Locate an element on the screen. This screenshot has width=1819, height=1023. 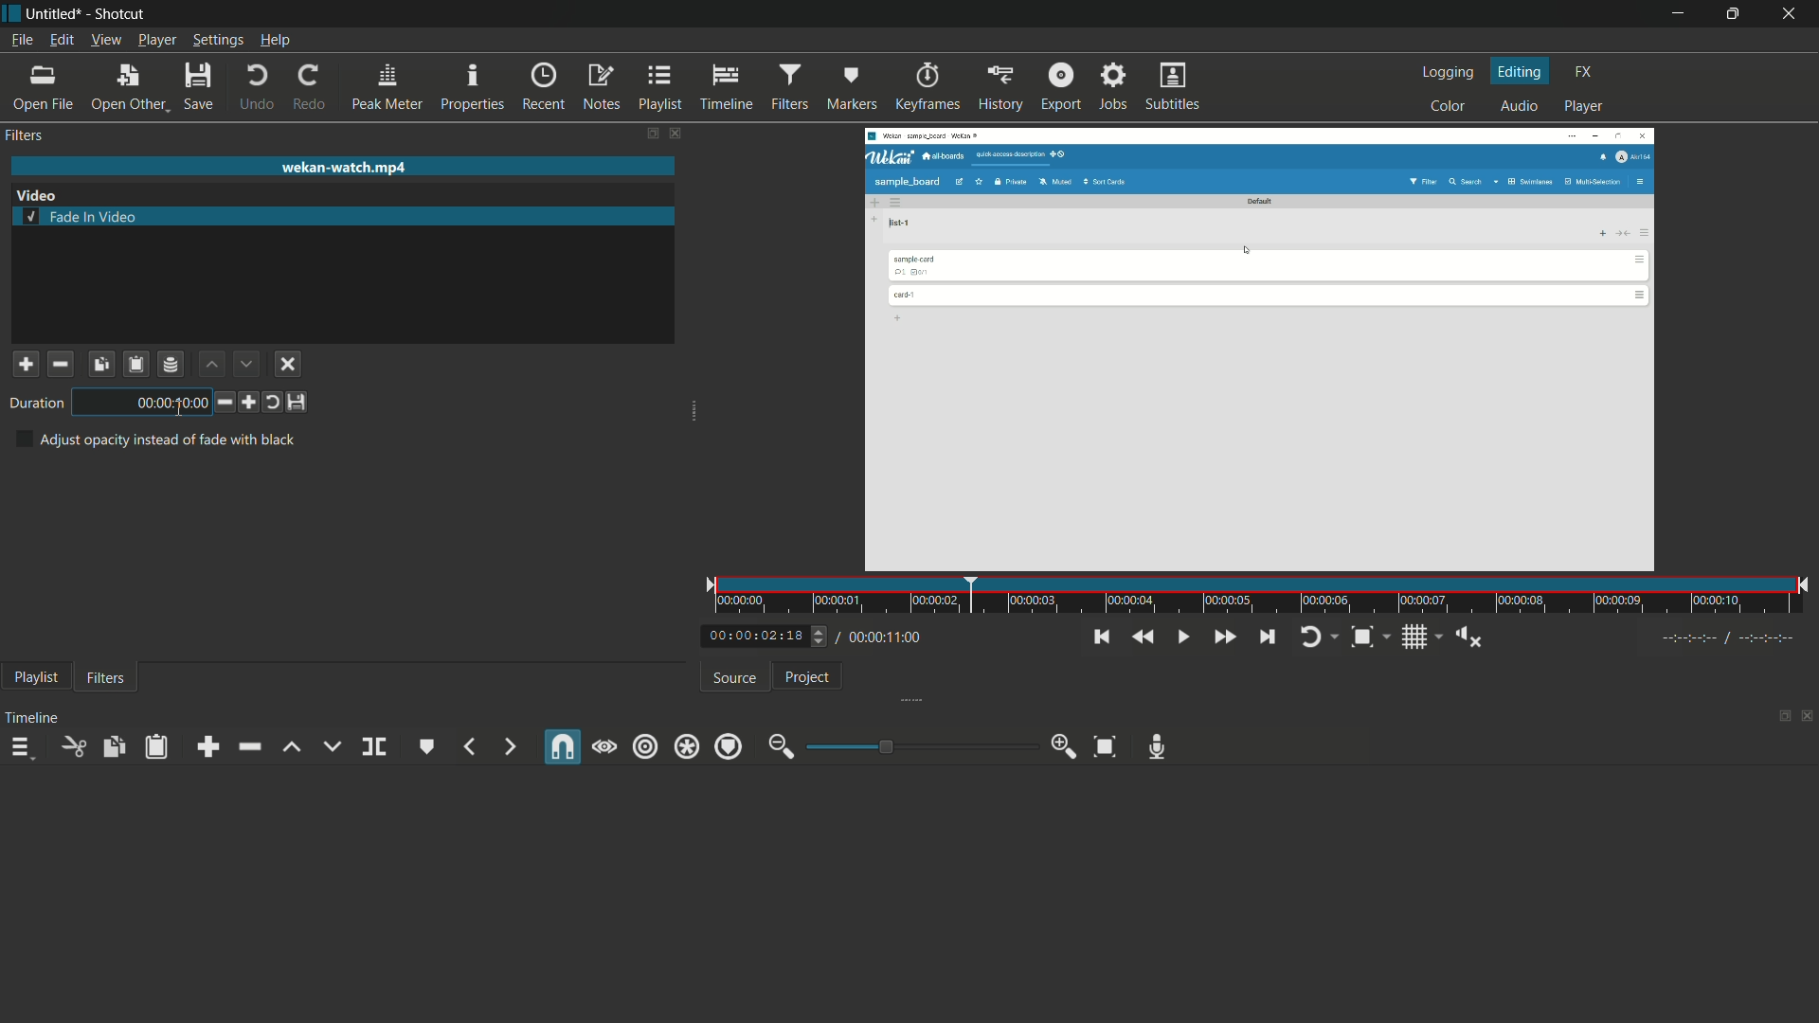
fade in video is located at coordinates (82, 216).